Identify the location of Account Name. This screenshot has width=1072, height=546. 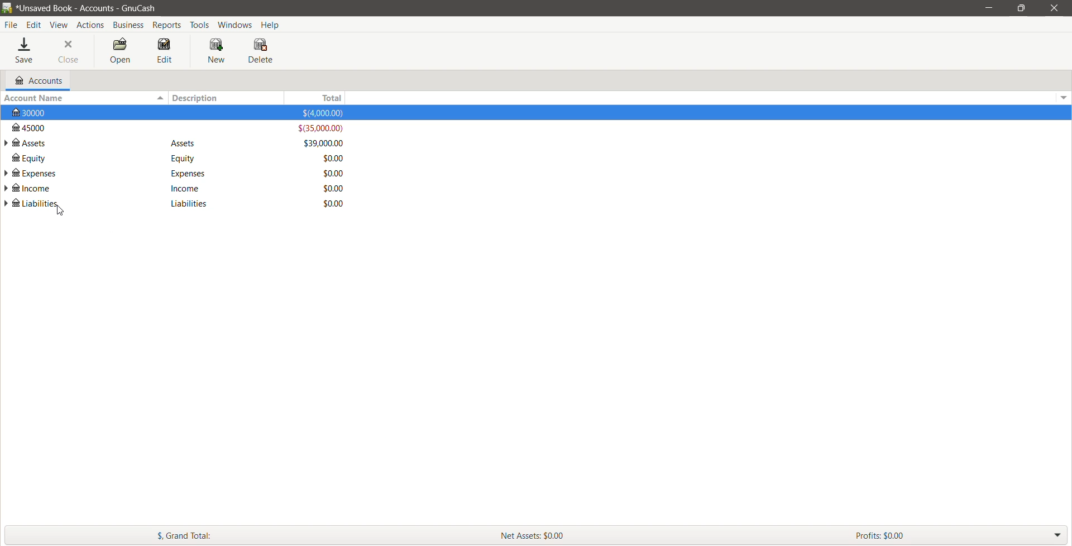
(83, 98).